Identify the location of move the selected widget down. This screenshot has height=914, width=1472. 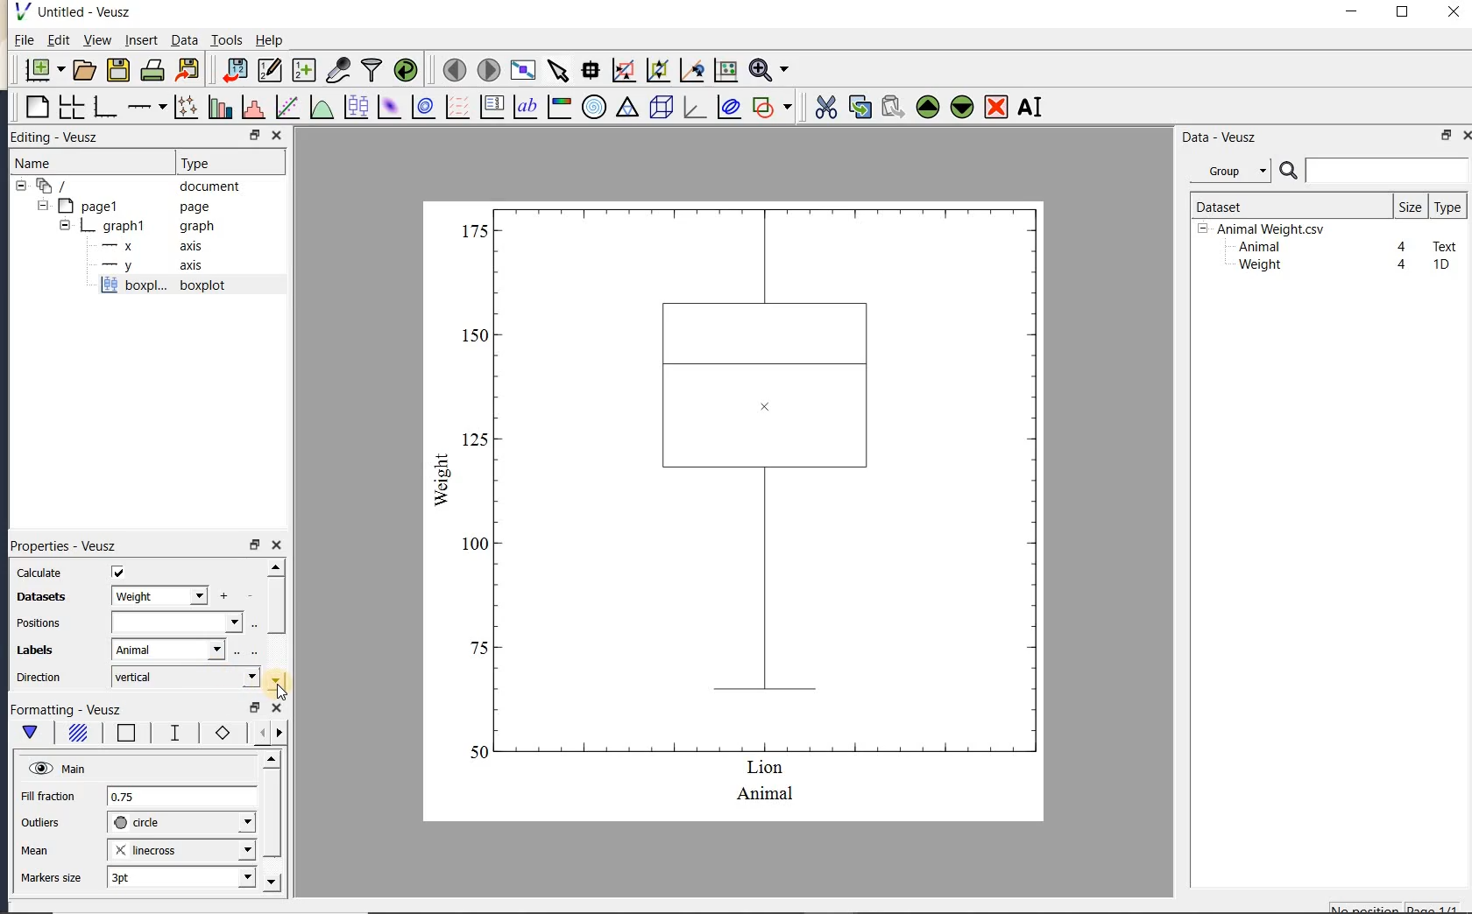
(962, 107).